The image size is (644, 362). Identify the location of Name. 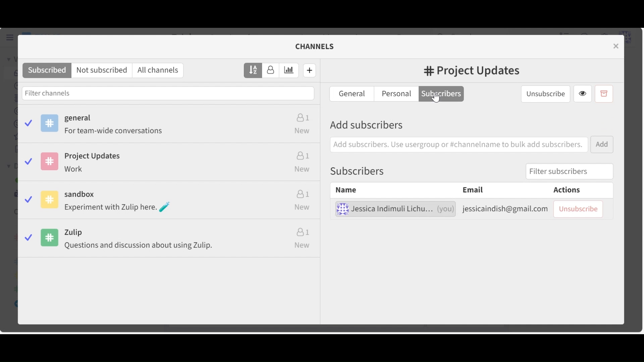
(395, 190).